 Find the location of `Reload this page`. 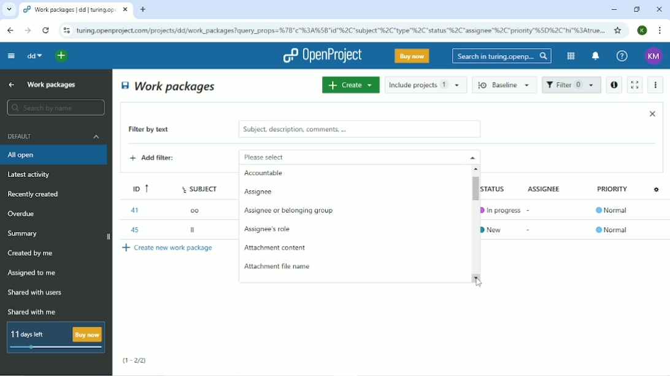

Reload this page is located at coordinates (45, 30).